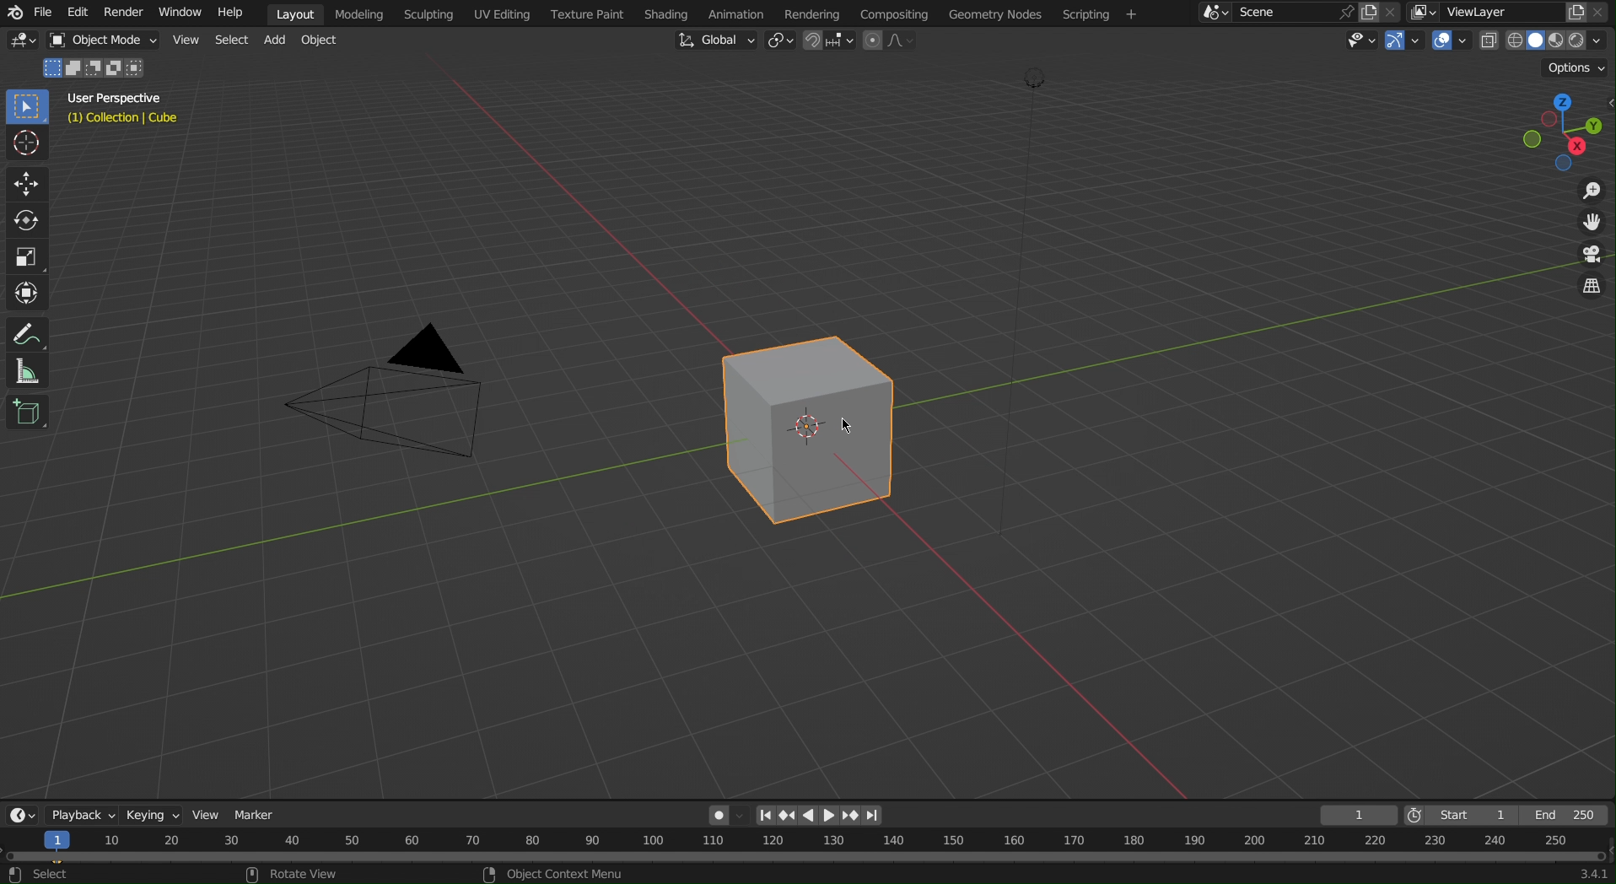 The height and width of the screenshot is (884, 1616). Describe the element at coordinates (115, 99) in the screenshot. I see `User Perspective` at that location.